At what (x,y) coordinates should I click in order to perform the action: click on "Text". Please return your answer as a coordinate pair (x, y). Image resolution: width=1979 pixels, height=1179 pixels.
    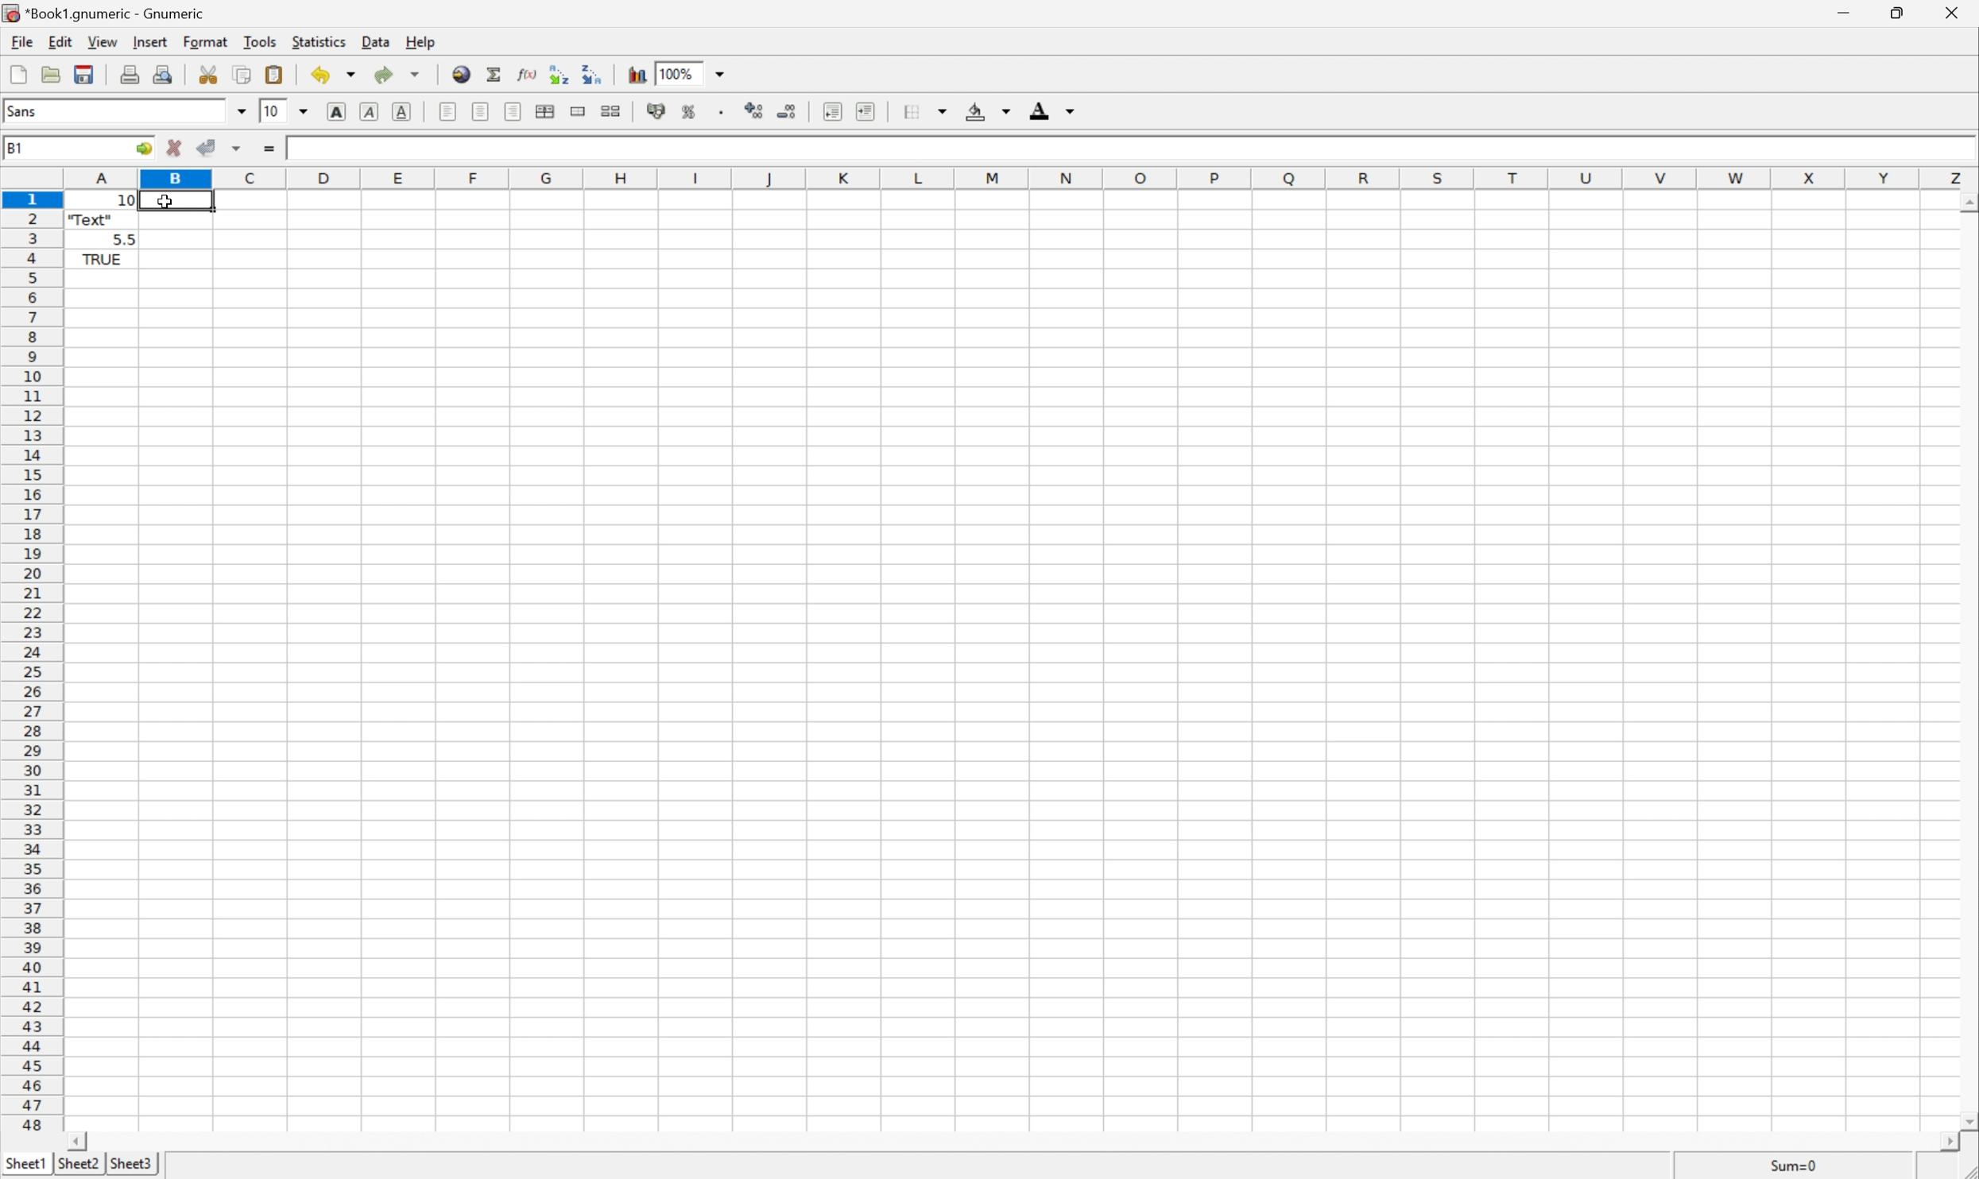
    Looking at the image, I should click on (91, 222).